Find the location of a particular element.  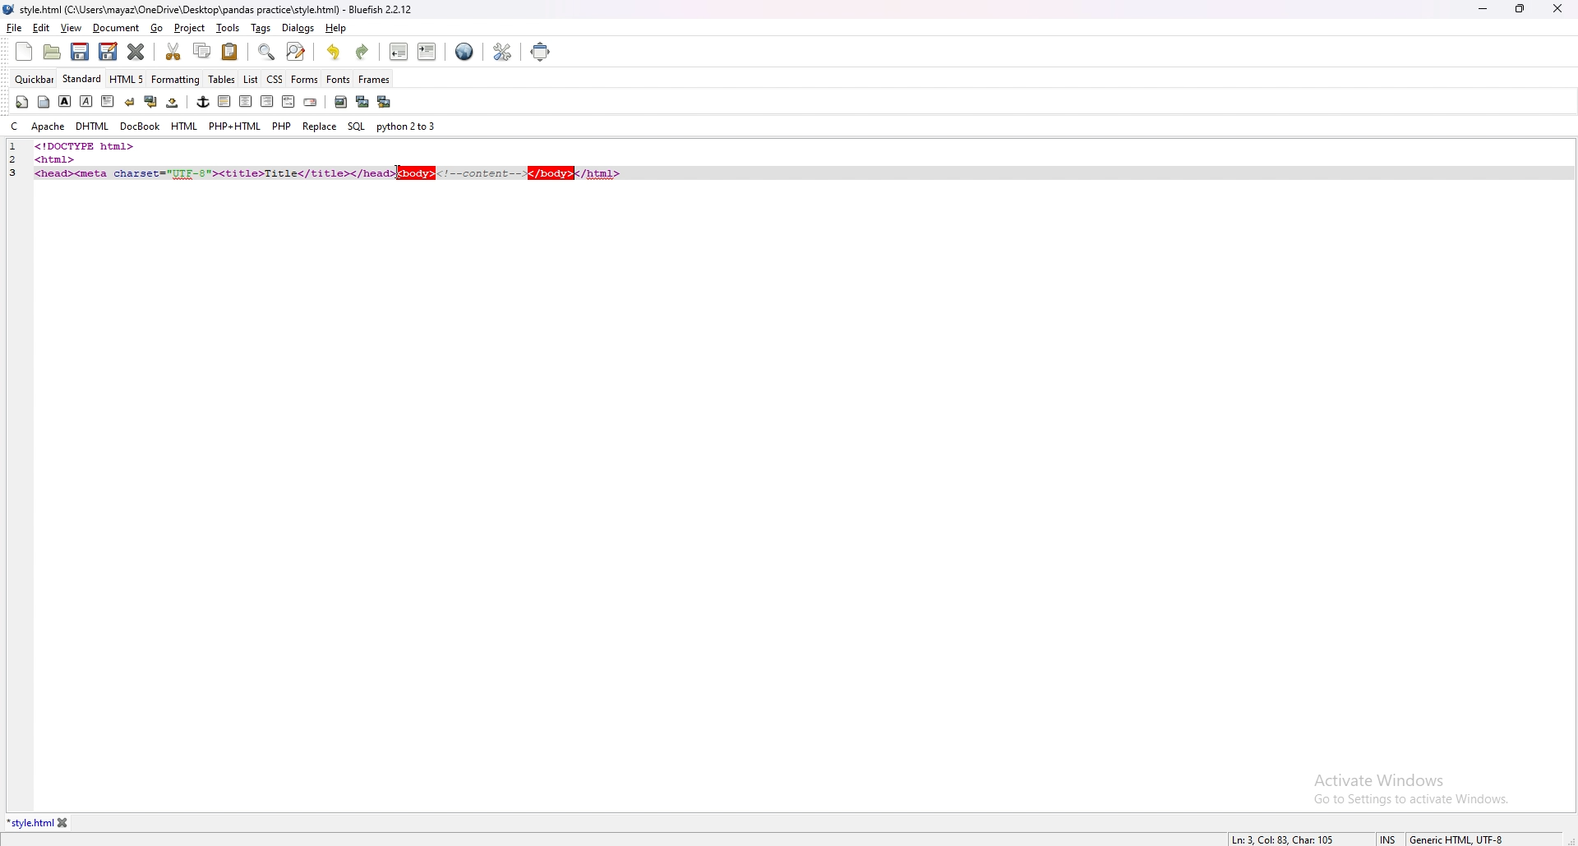

tools is located at coordinates (228, 28).